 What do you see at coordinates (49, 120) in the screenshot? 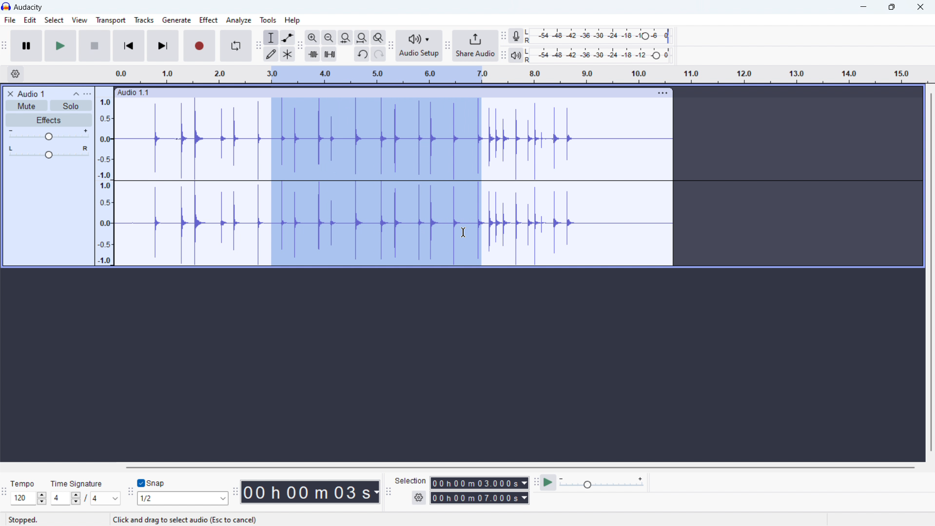
I see `effects` at bounding box center [49, 120].